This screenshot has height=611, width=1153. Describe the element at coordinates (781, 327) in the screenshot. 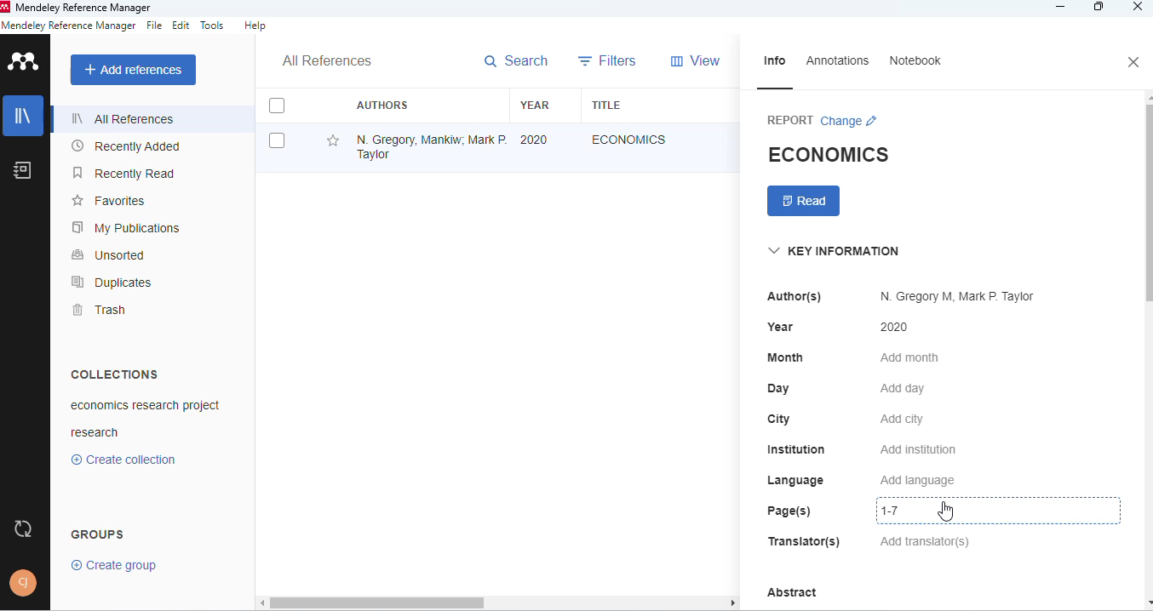

I see `year` at that location.